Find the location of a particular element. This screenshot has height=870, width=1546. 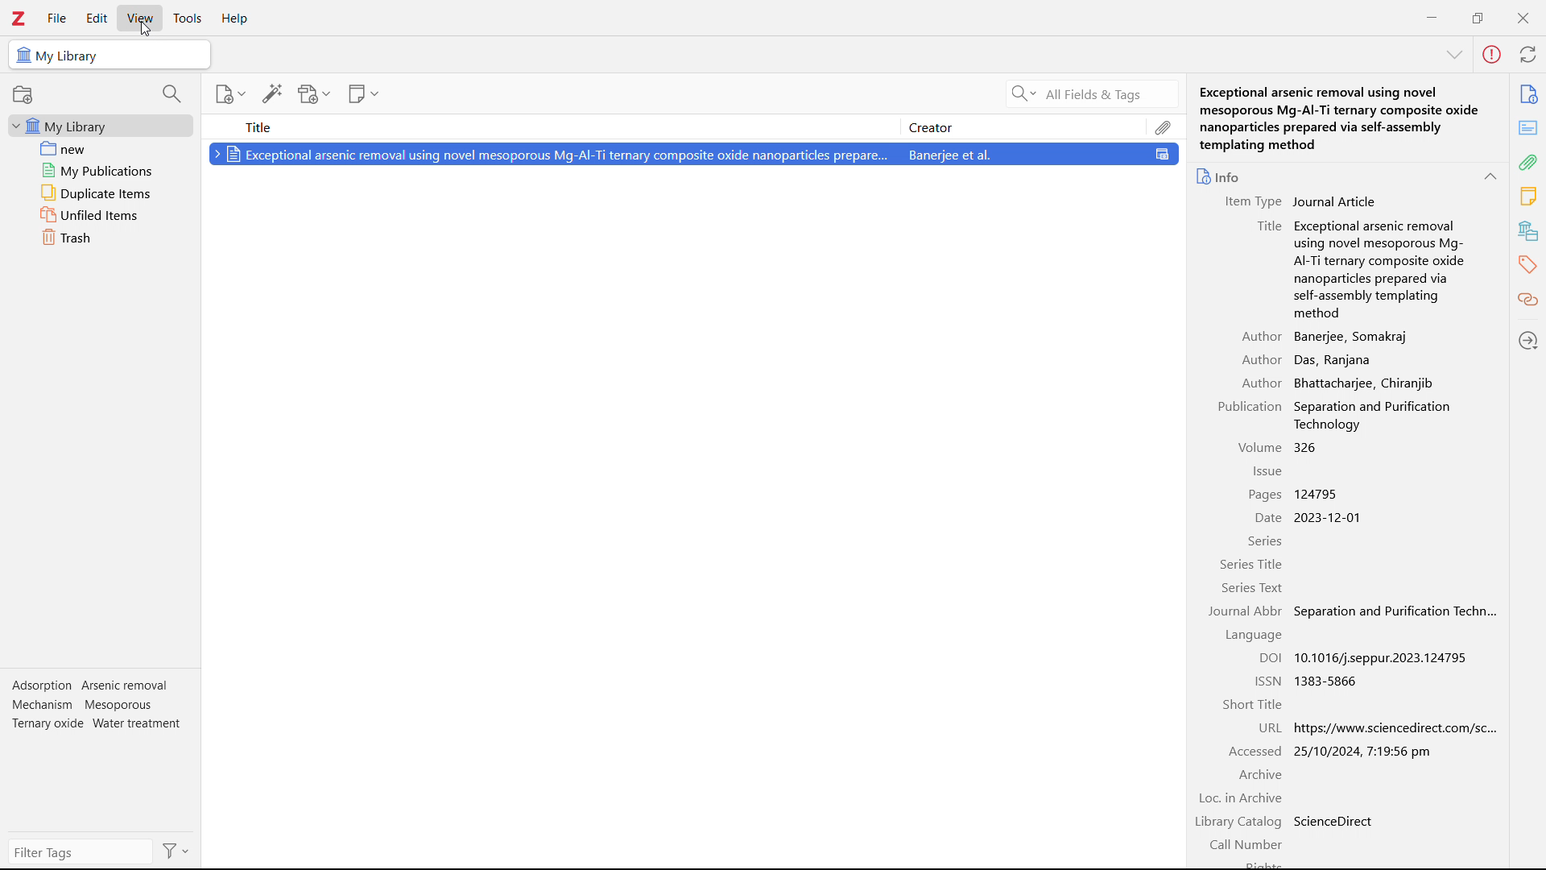

logo is located at coordinates (19, 19).